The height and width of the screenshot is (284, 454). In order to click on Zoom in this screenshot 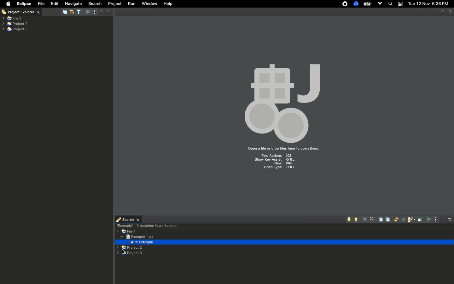, I will do `click(356, 4)`.